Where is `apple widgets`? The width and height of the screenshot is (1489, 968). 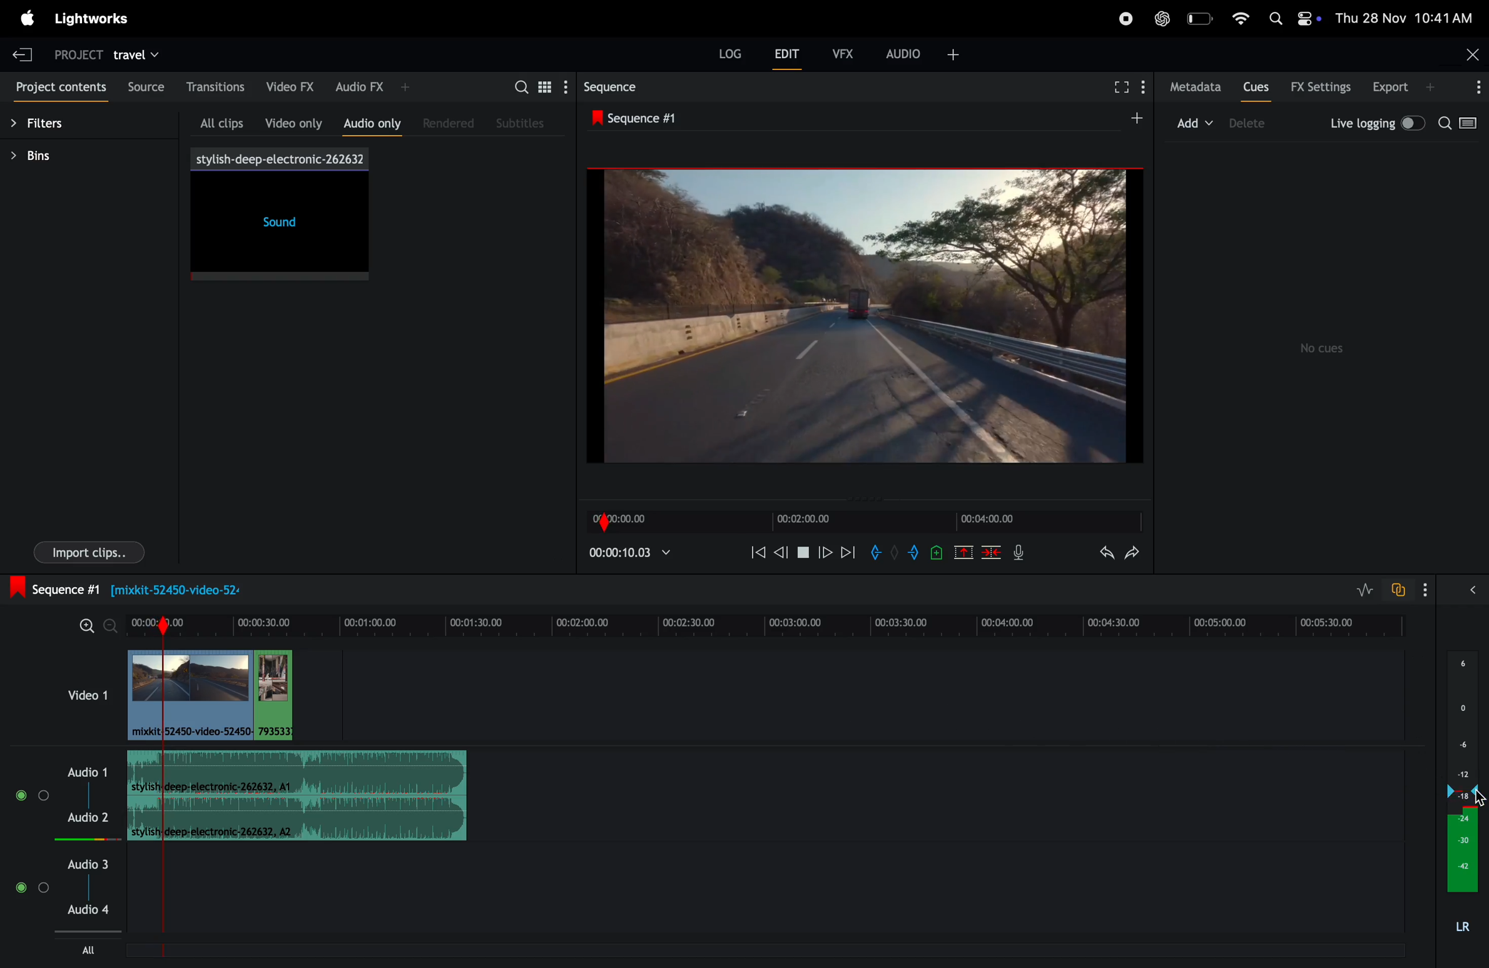
apple widgets is located at coordinates (1292, 16).